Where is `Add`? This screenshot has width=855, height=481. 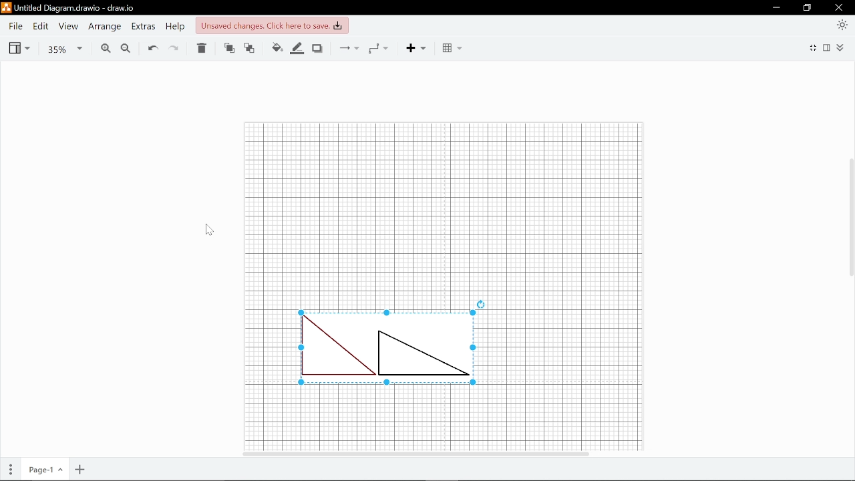
Add is located at coordinates (418, 48).